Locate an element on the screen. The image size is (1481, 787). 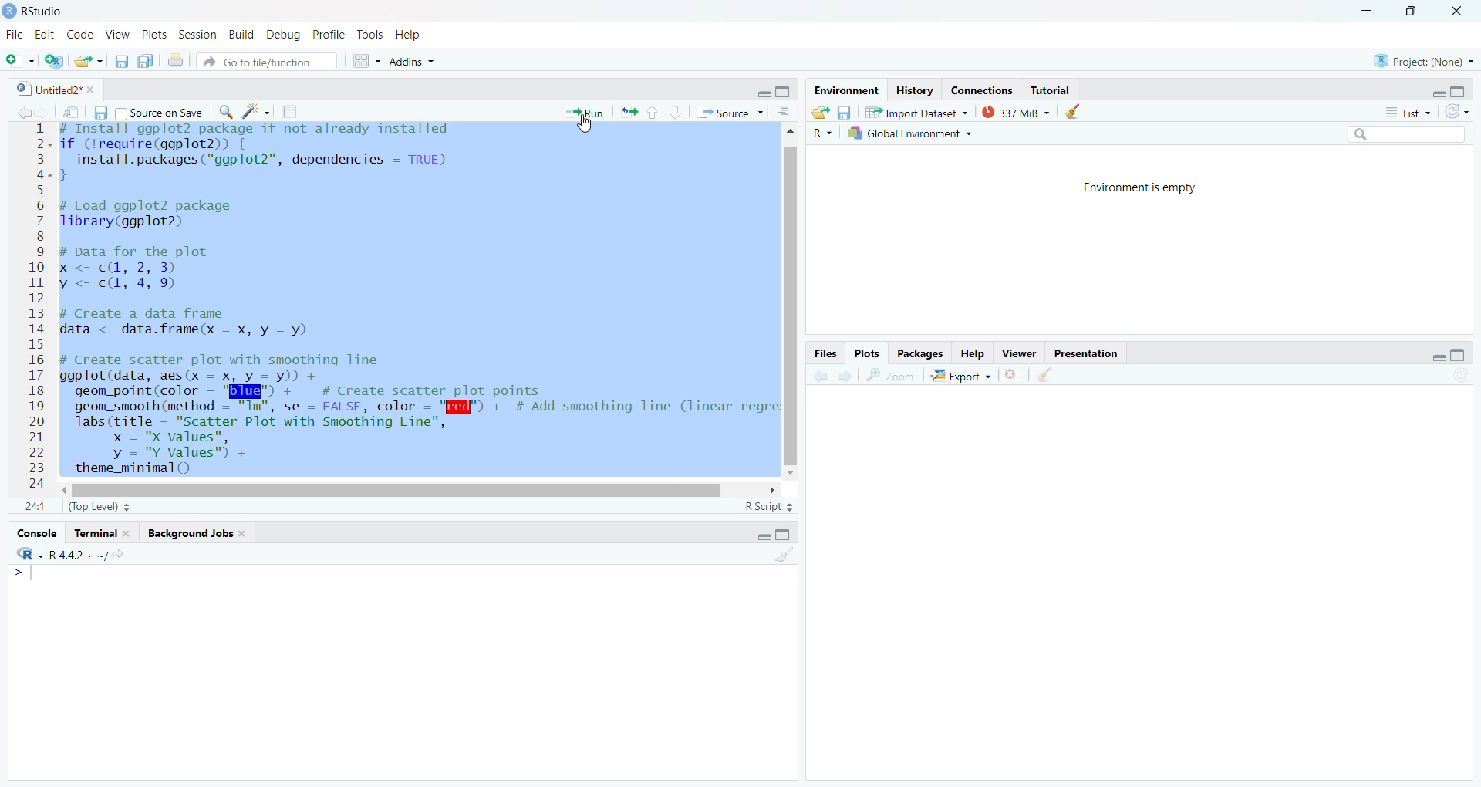
Plots is located at coordinates (867, 353).